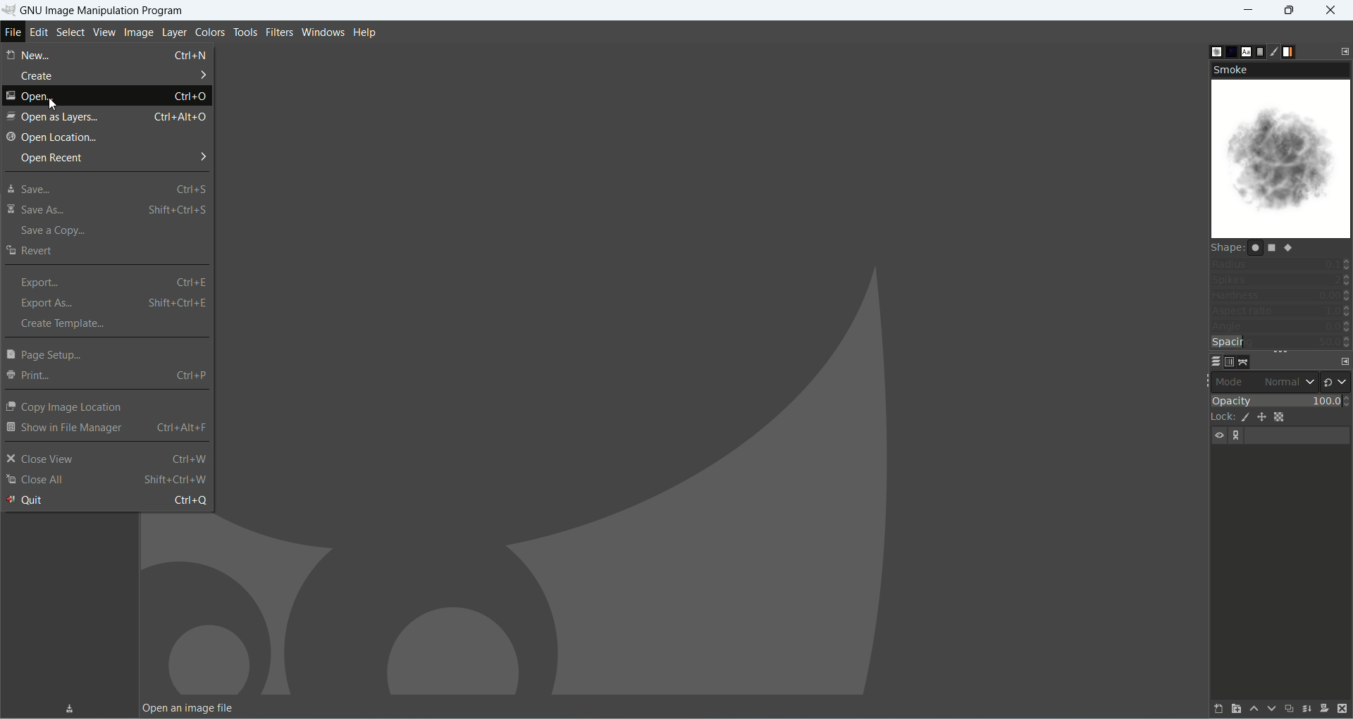 This screenshot has width=1353, height=720. Describe the element at coordinates (1281, 263) in the screenshot. I see `radius` at that location.